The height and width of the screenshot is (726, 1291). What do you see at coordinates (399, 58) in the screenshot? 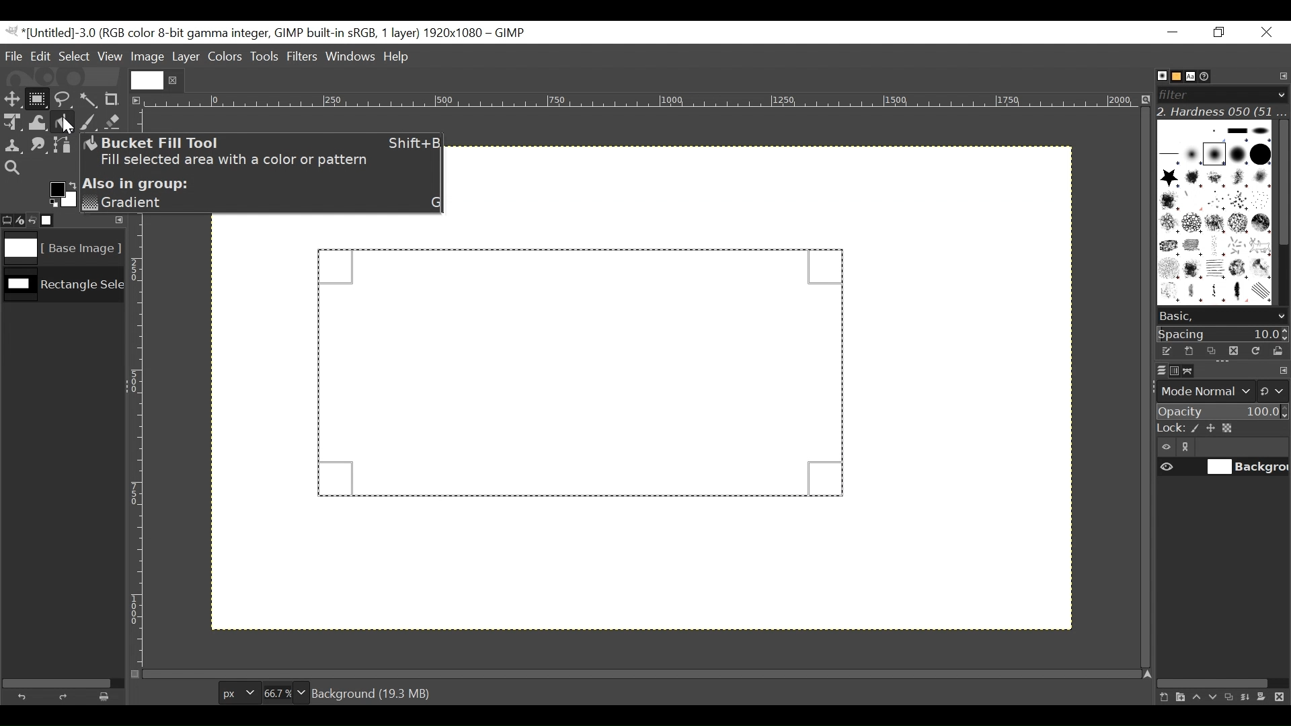
I see `Help` at bounding box center [399, 58].